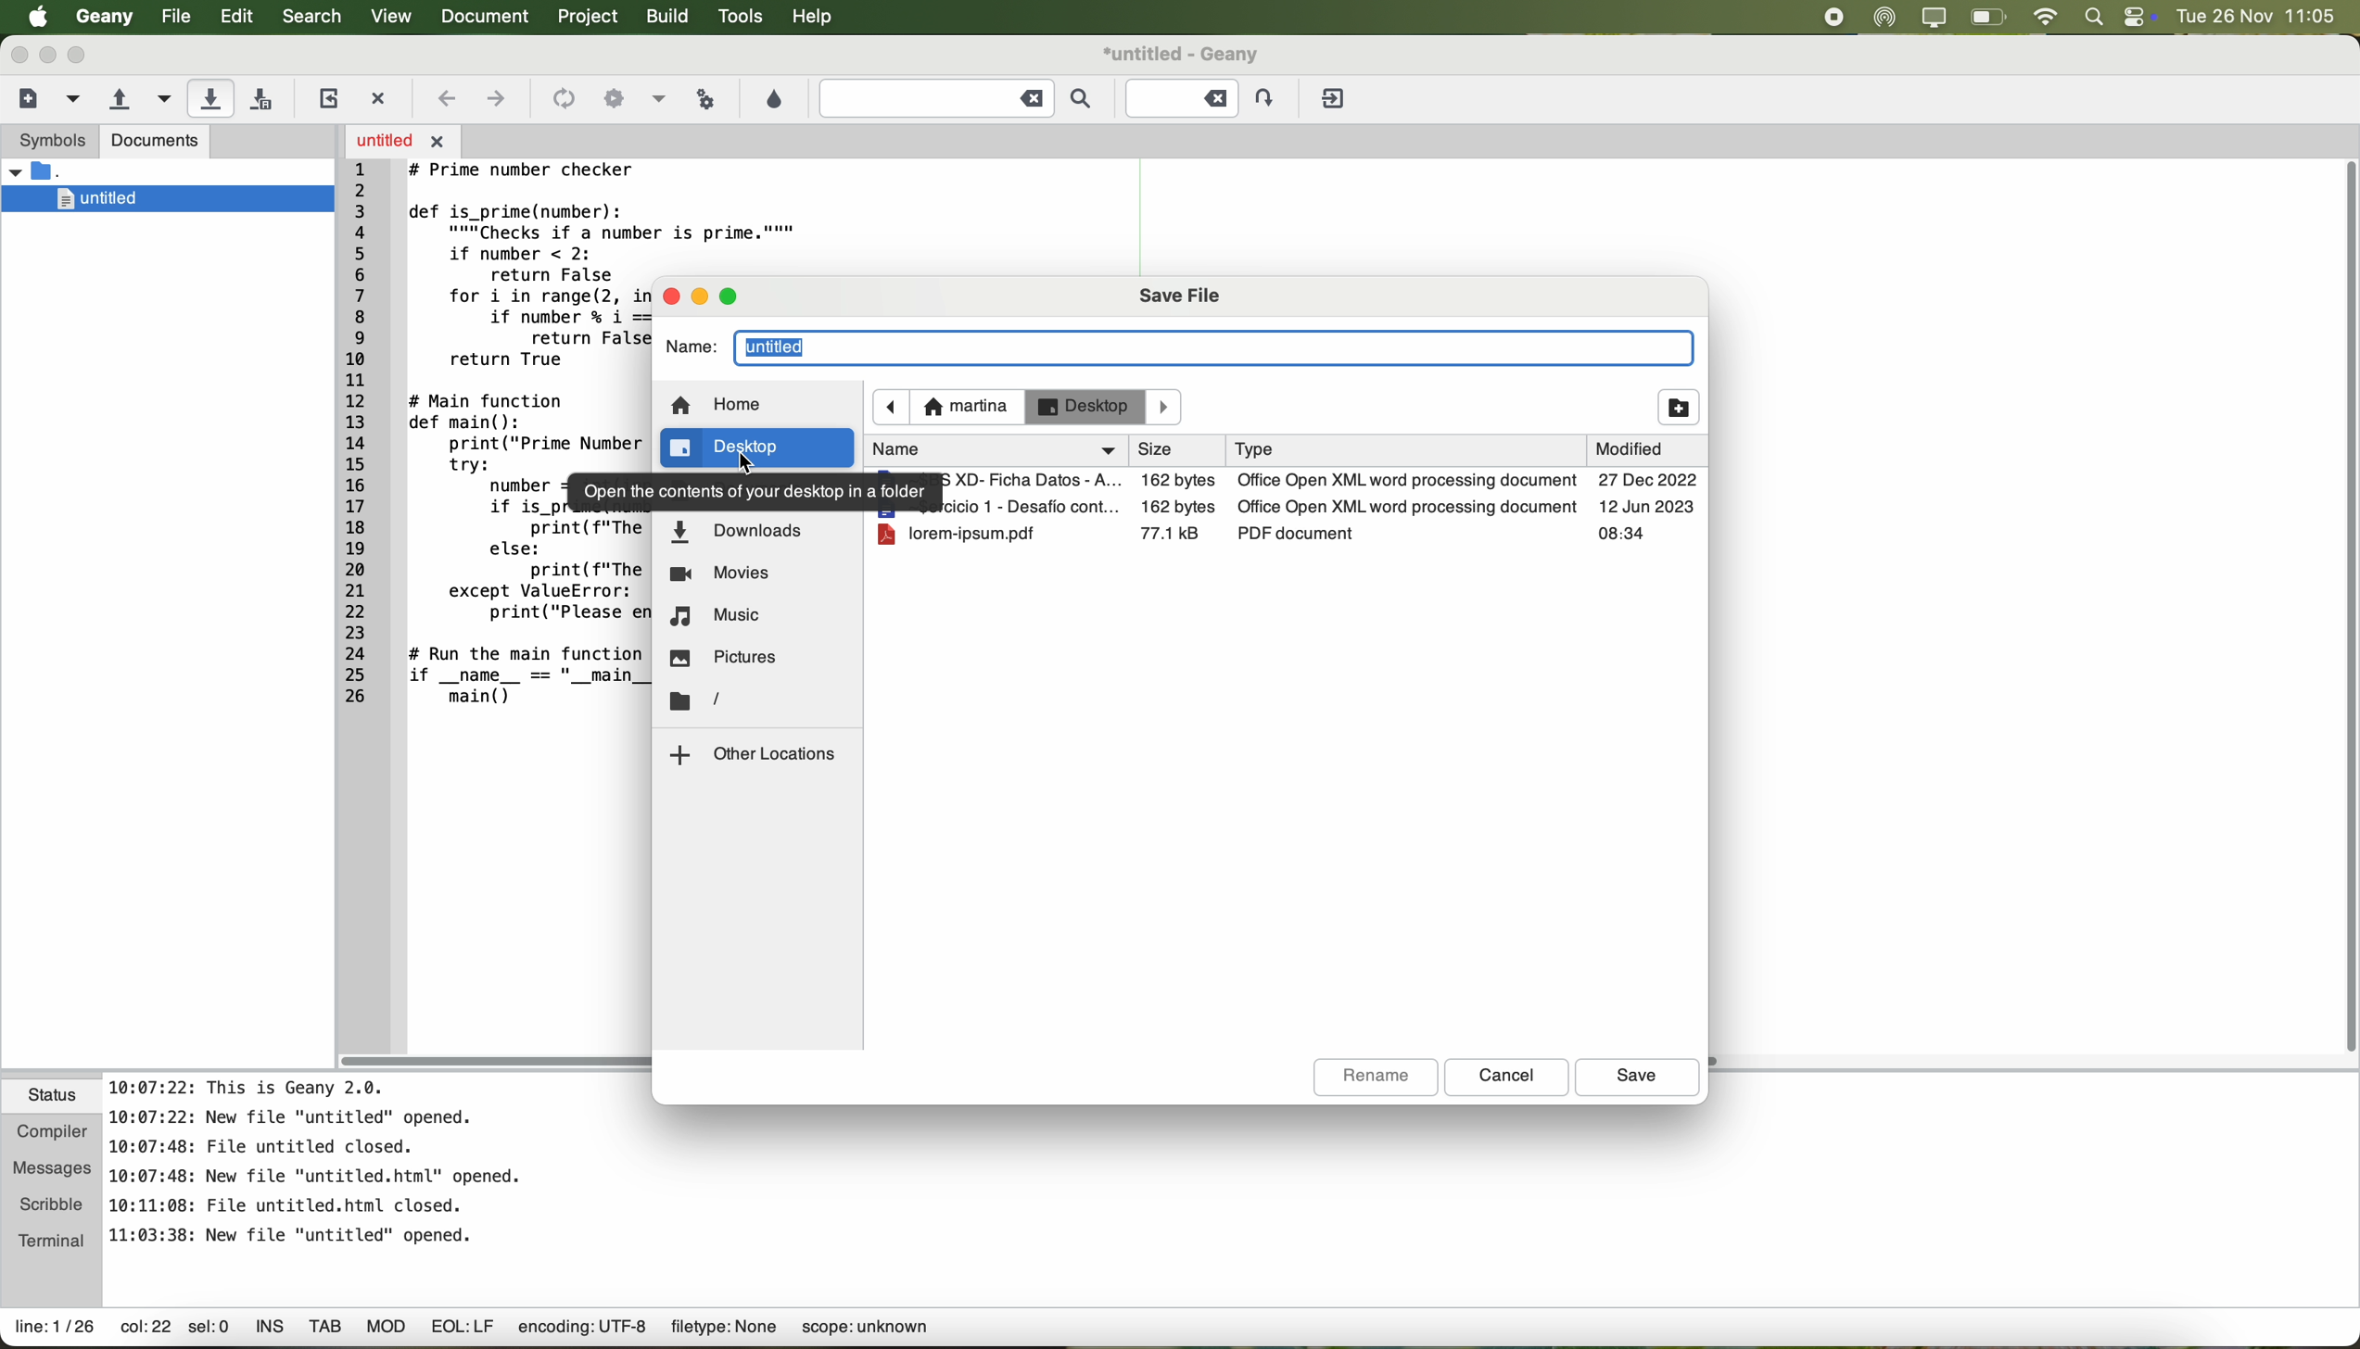 The image size is (2360, 1349). What do you see at coordinates (75, 100) in the screenshot?
I see `create a new file from template` at bounding box center [75, 100].